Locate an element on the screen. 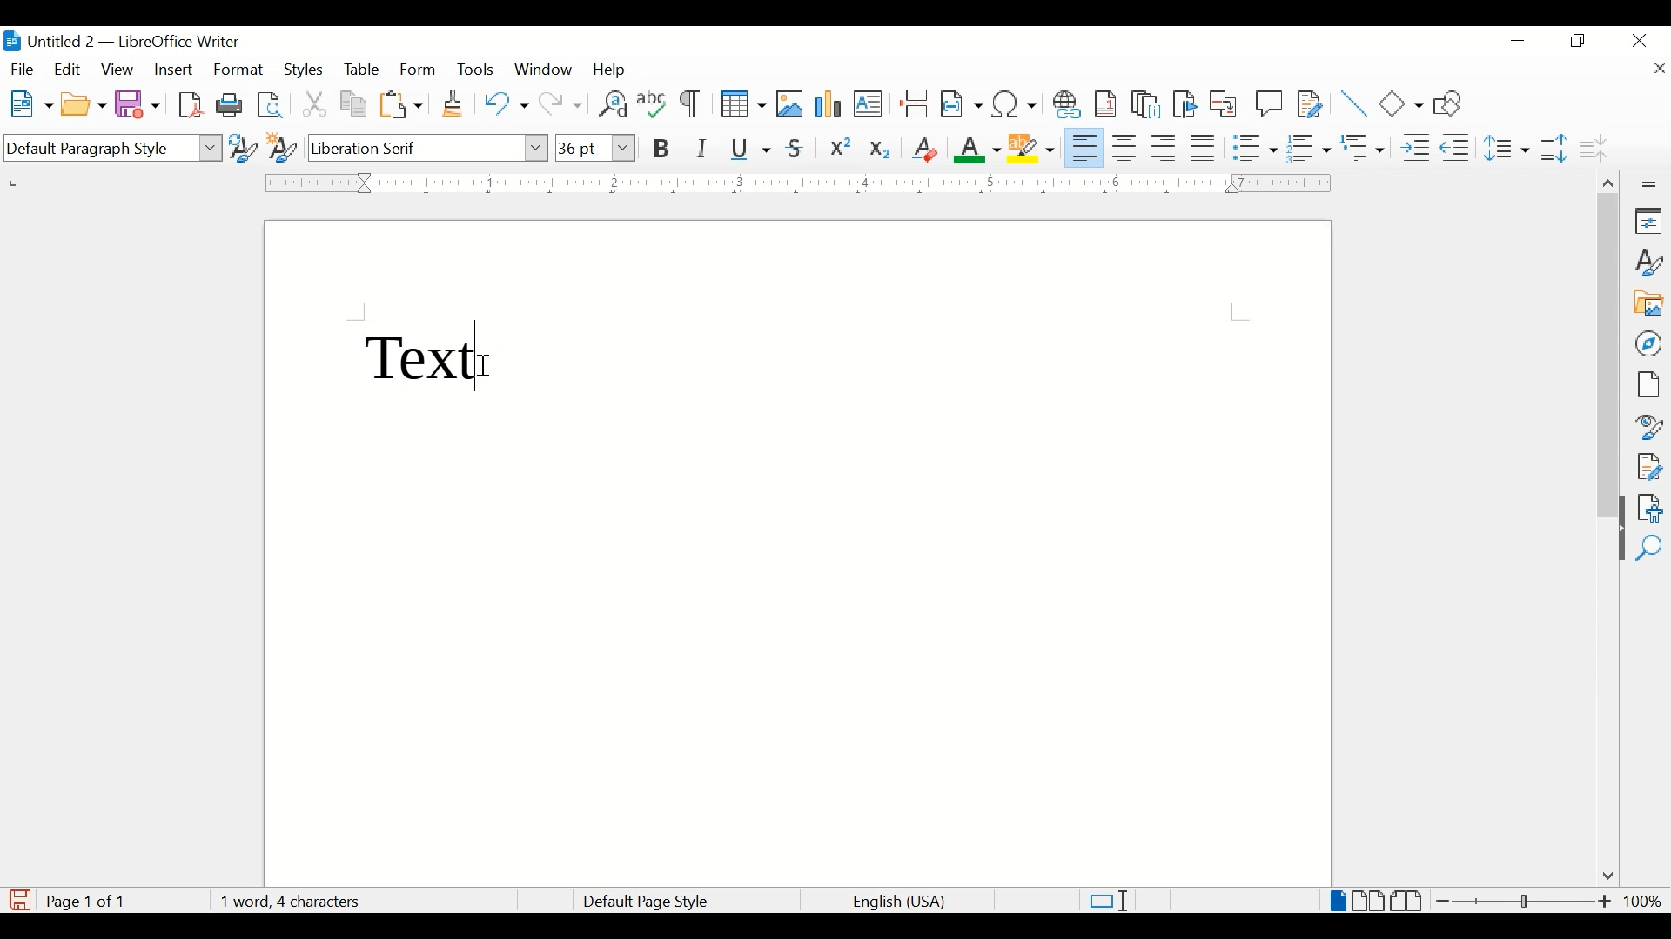 Image resolution: width=1671 pixels, height=939 pixels. undo is located at coordinates (506, 103).